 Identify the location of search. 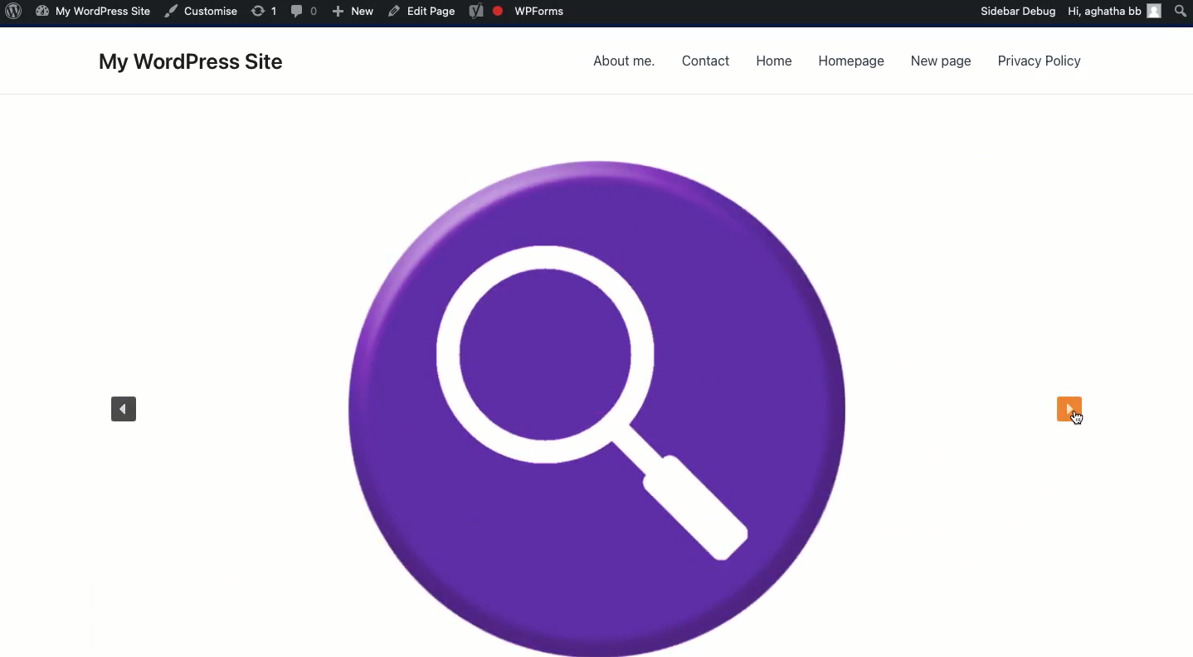
(1181, 12).